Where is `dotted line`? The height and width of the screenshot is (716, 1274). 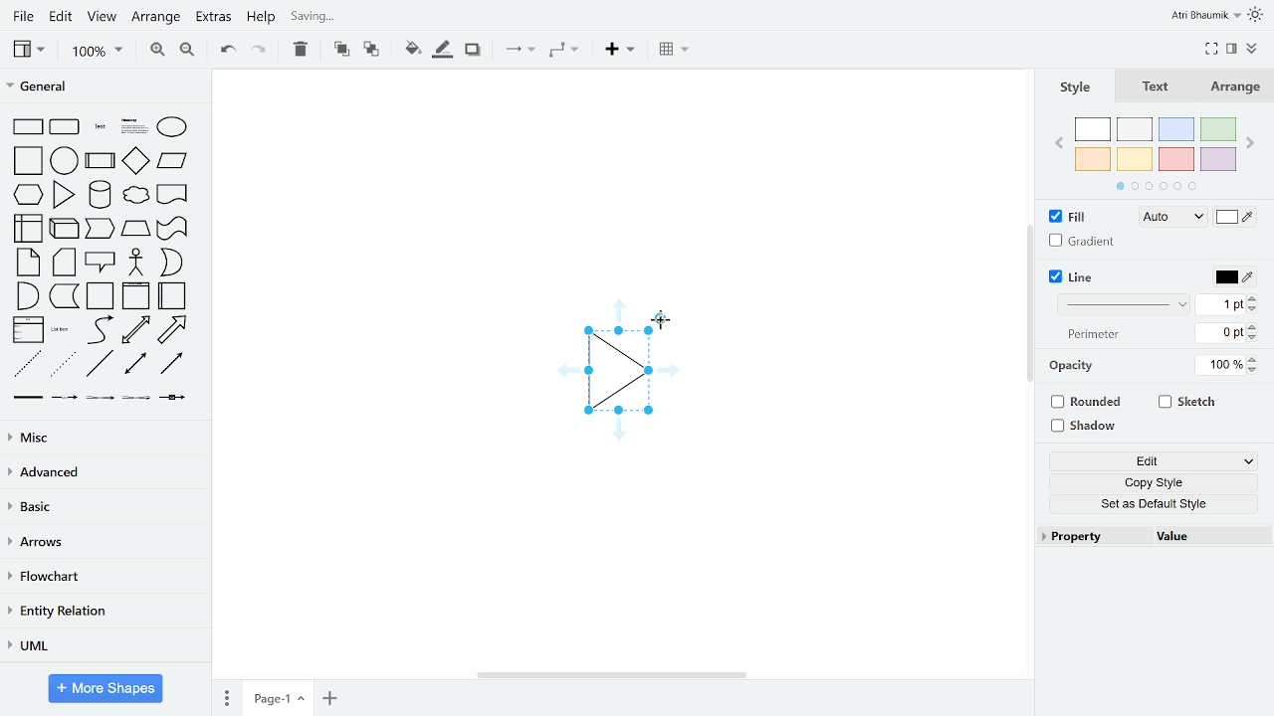 dotted line is located at coordinates (65, 365).